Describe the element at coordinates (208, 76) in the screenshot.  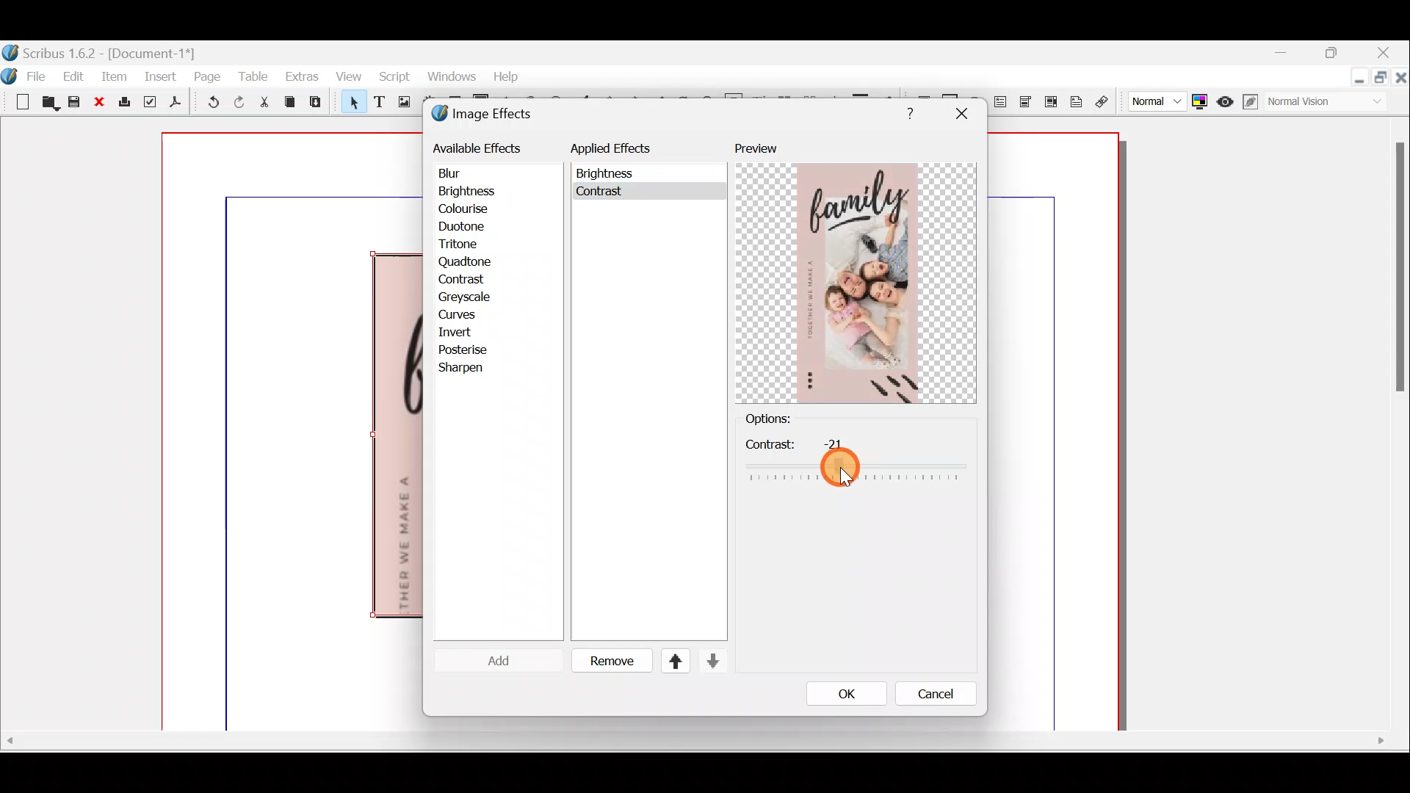
I see `Page` at that location.